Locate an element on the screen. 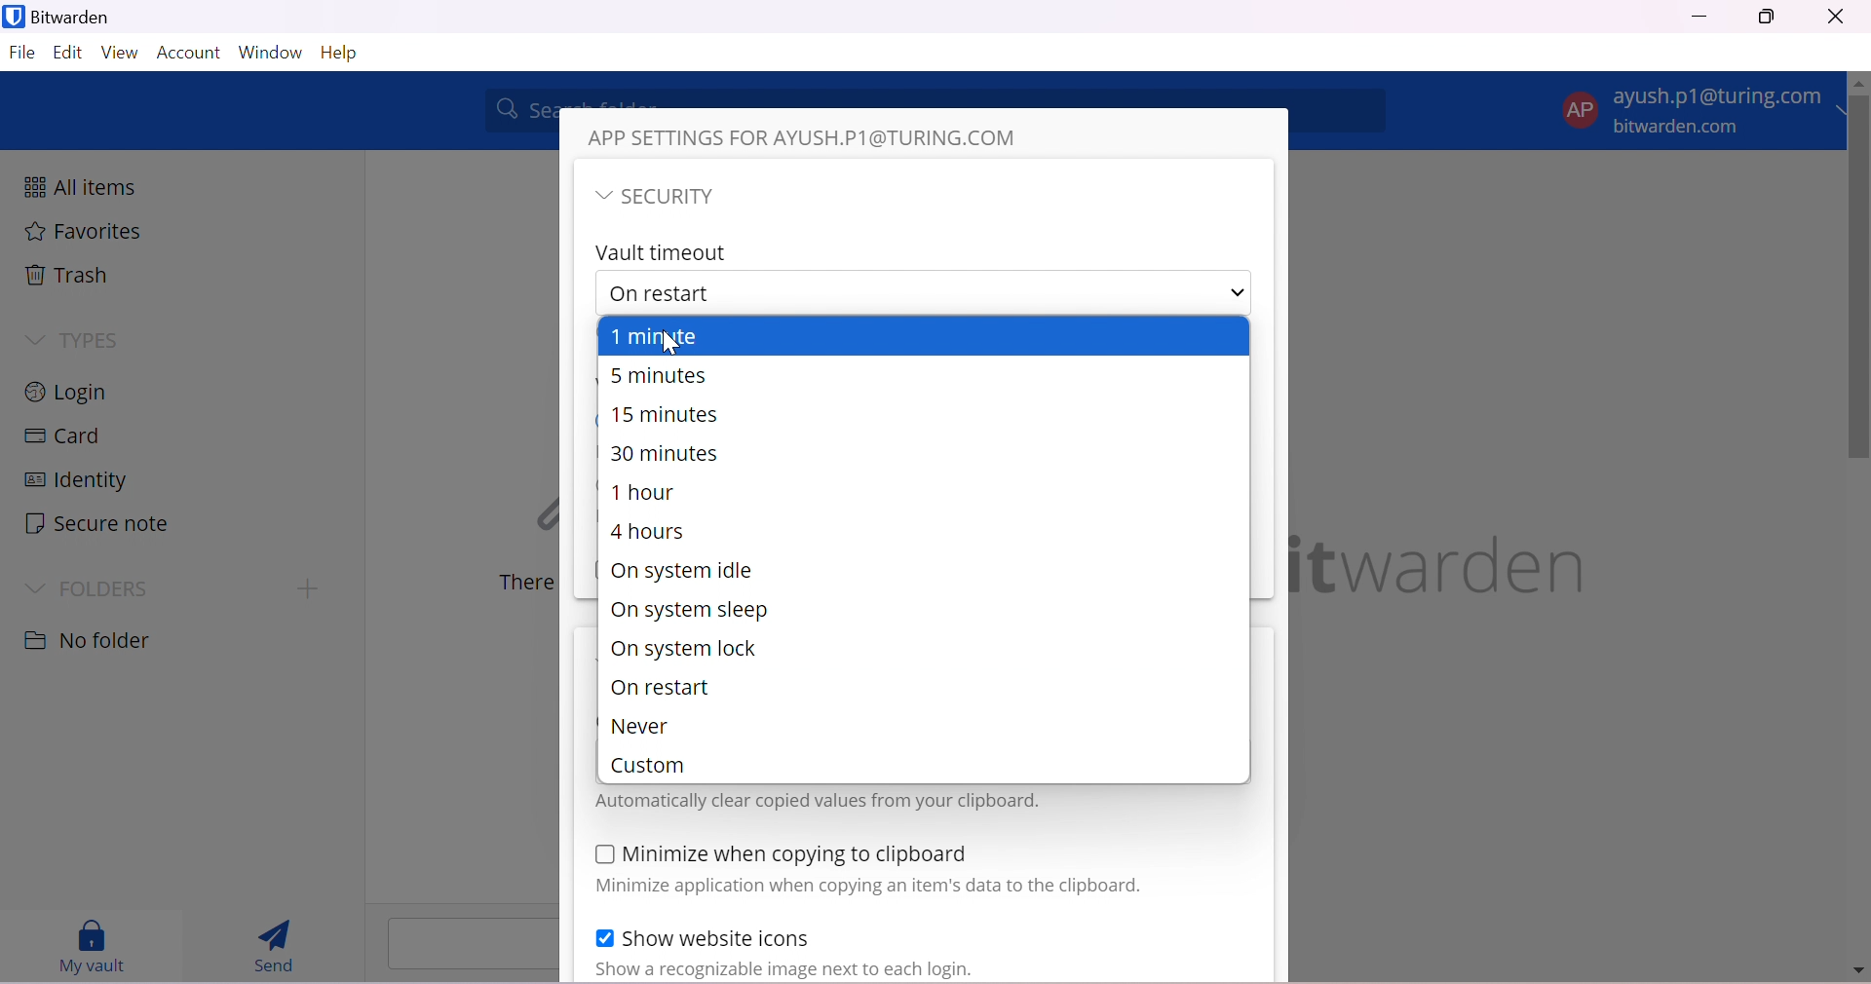  30 minutes is located at coordinates (668, 455).